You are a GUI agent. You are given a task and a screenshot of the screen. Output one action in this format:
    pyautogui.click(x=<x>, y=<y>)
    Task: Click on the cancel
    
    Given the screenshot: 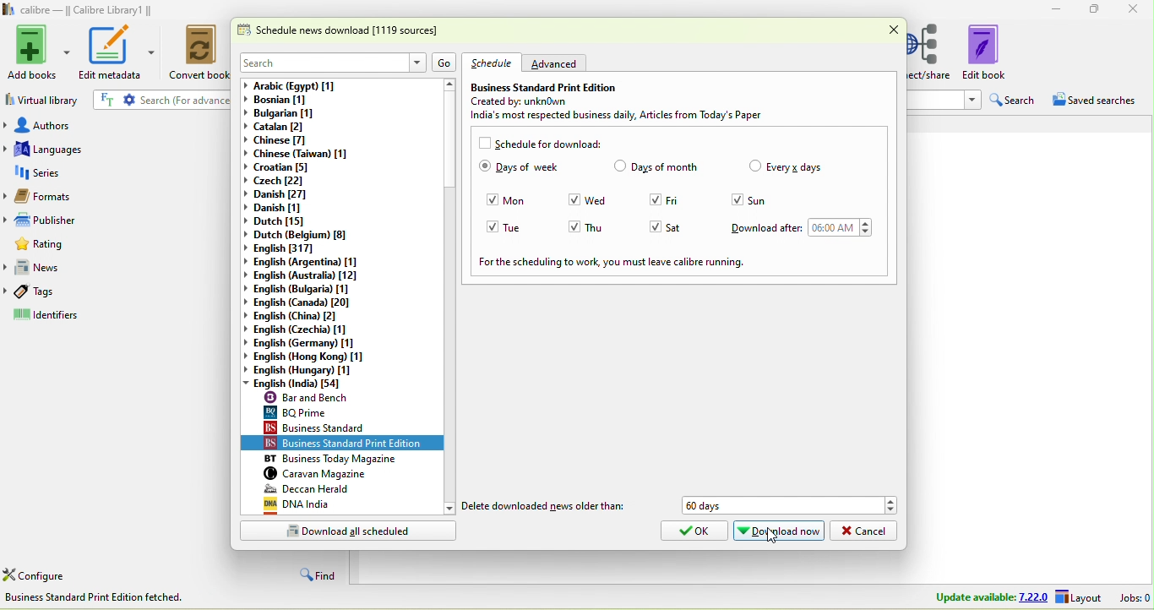 What is the action you would take?
    pyautogui.click(x=866, y=531)
    